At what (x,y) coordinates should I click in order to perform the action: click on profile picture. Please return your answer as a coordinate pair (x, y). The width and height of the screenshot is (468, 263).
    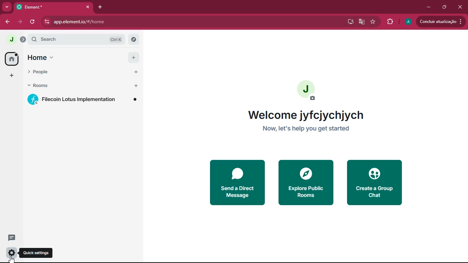
    Looking at the image, I should click on (11, 39).